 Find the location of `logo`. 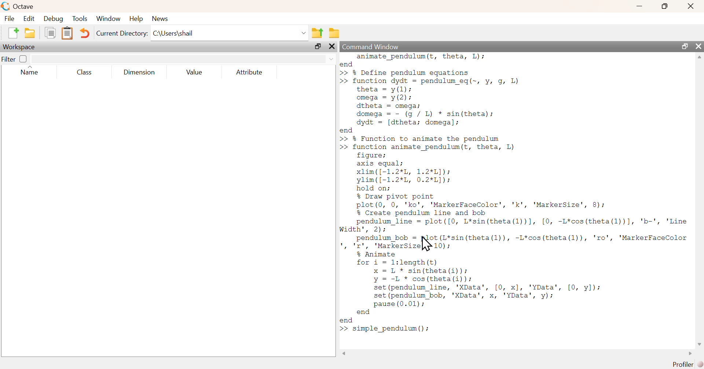

logo is located at coordinates (6, 6).